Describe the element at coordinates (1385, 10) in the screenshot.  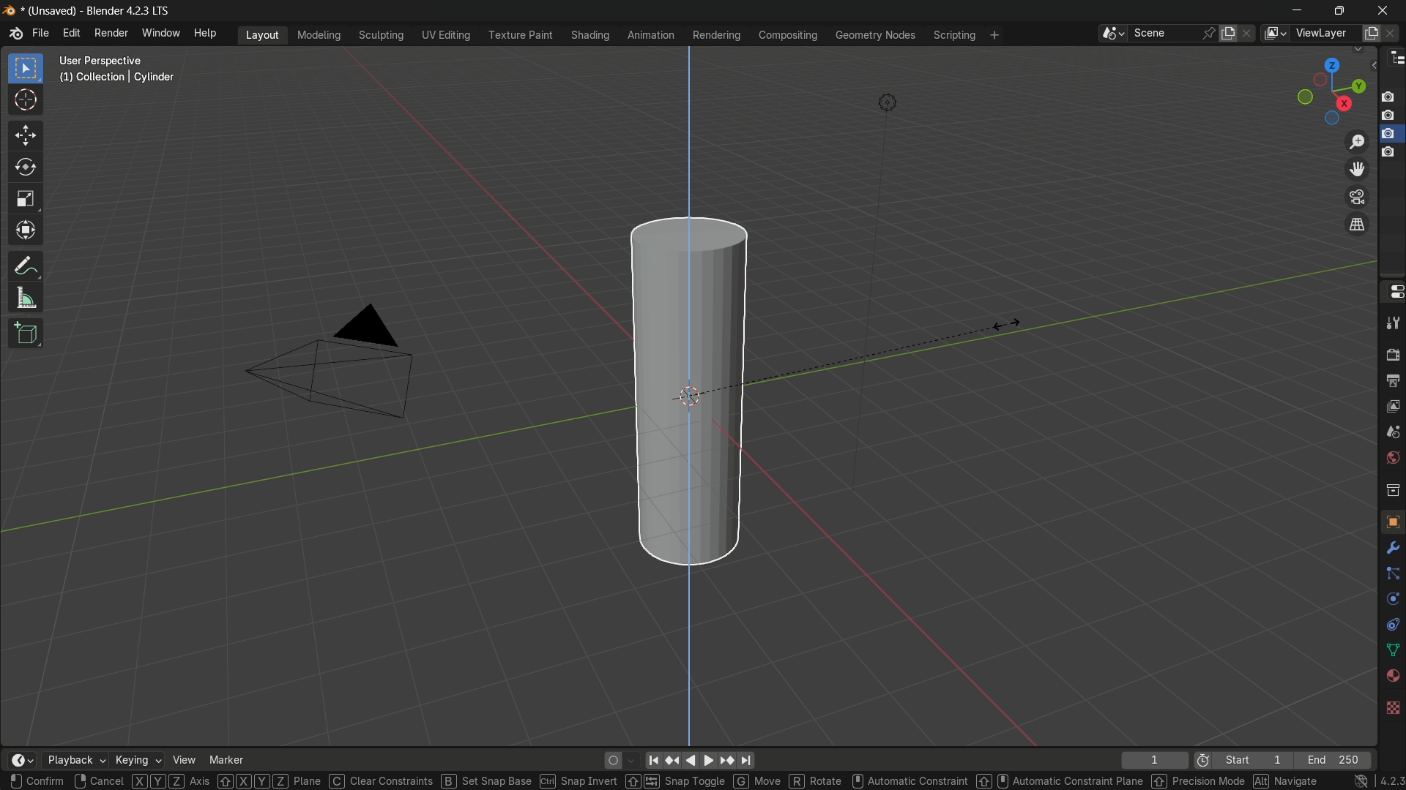
I see `close app` at that location.